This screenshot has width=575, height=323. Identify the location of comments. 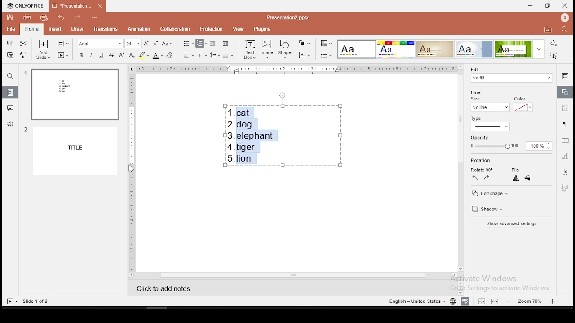
(10, 109).